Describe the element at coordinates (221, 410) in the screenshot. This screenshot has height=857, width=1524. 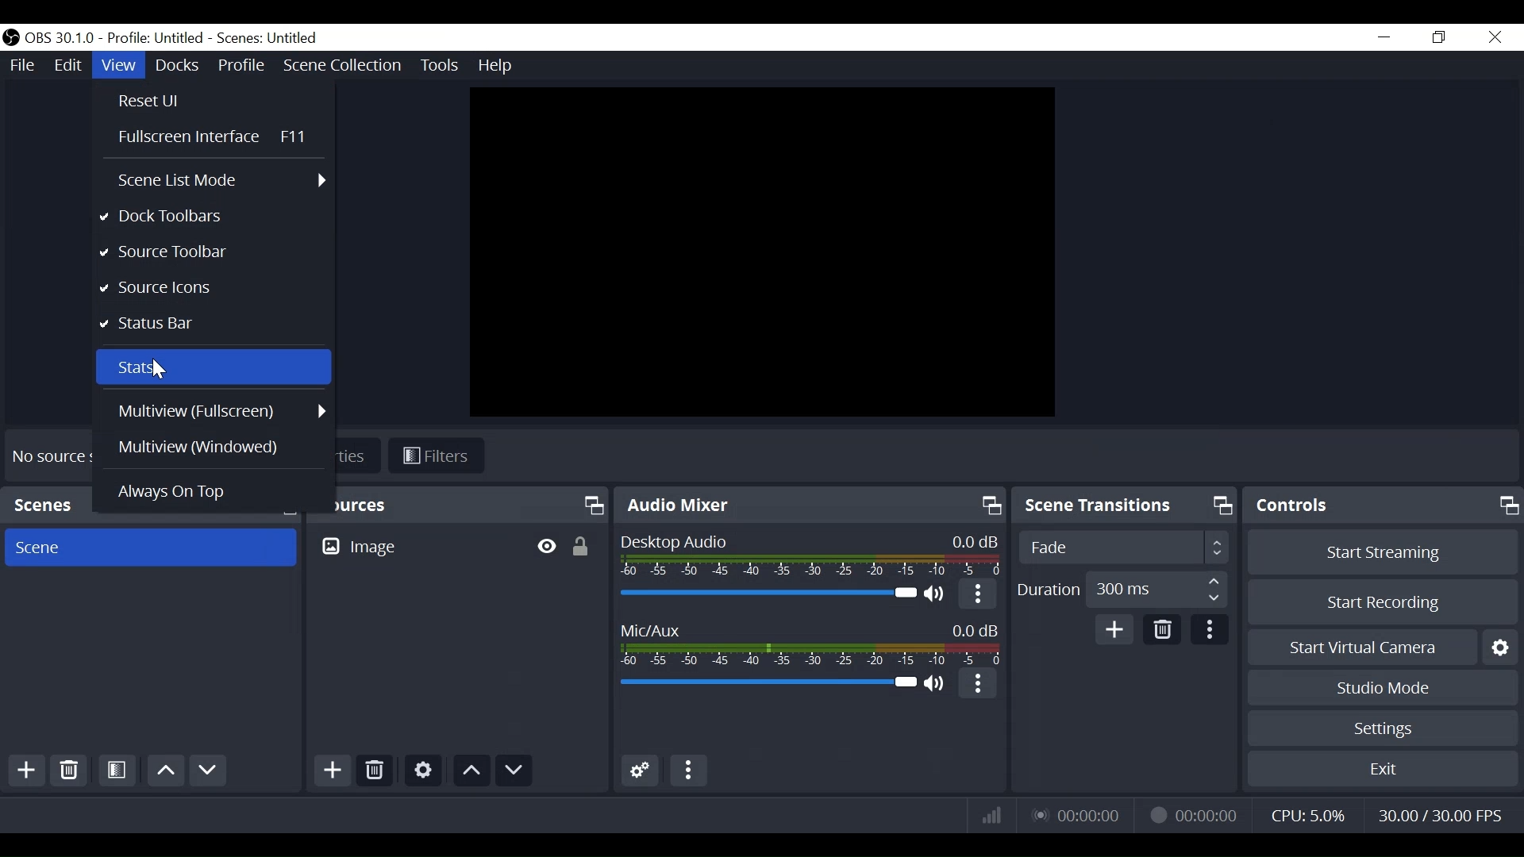
I see `Multiview(Fullscreen)` at that location.